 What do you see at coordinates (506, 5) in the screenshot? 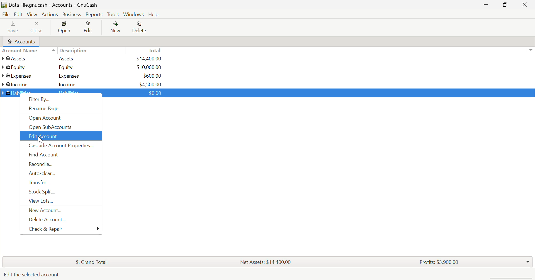
I see `Minimize` at bounding box center [506, 5].